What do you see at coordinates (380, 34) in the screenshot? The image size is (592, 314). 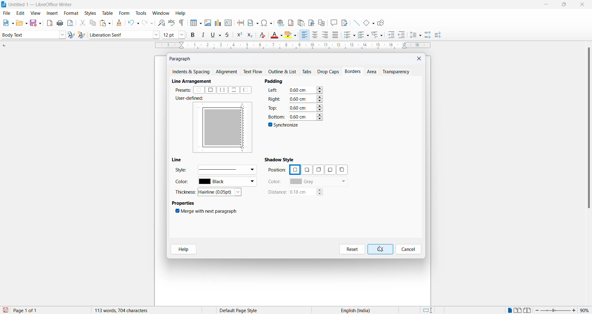 I see `select outline format` at bounding box center [380, 34].